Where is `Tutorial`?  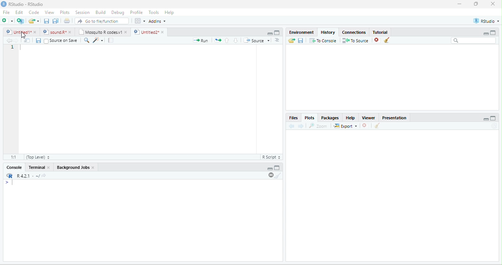
Tutorial is located at coordinates (380, 32).